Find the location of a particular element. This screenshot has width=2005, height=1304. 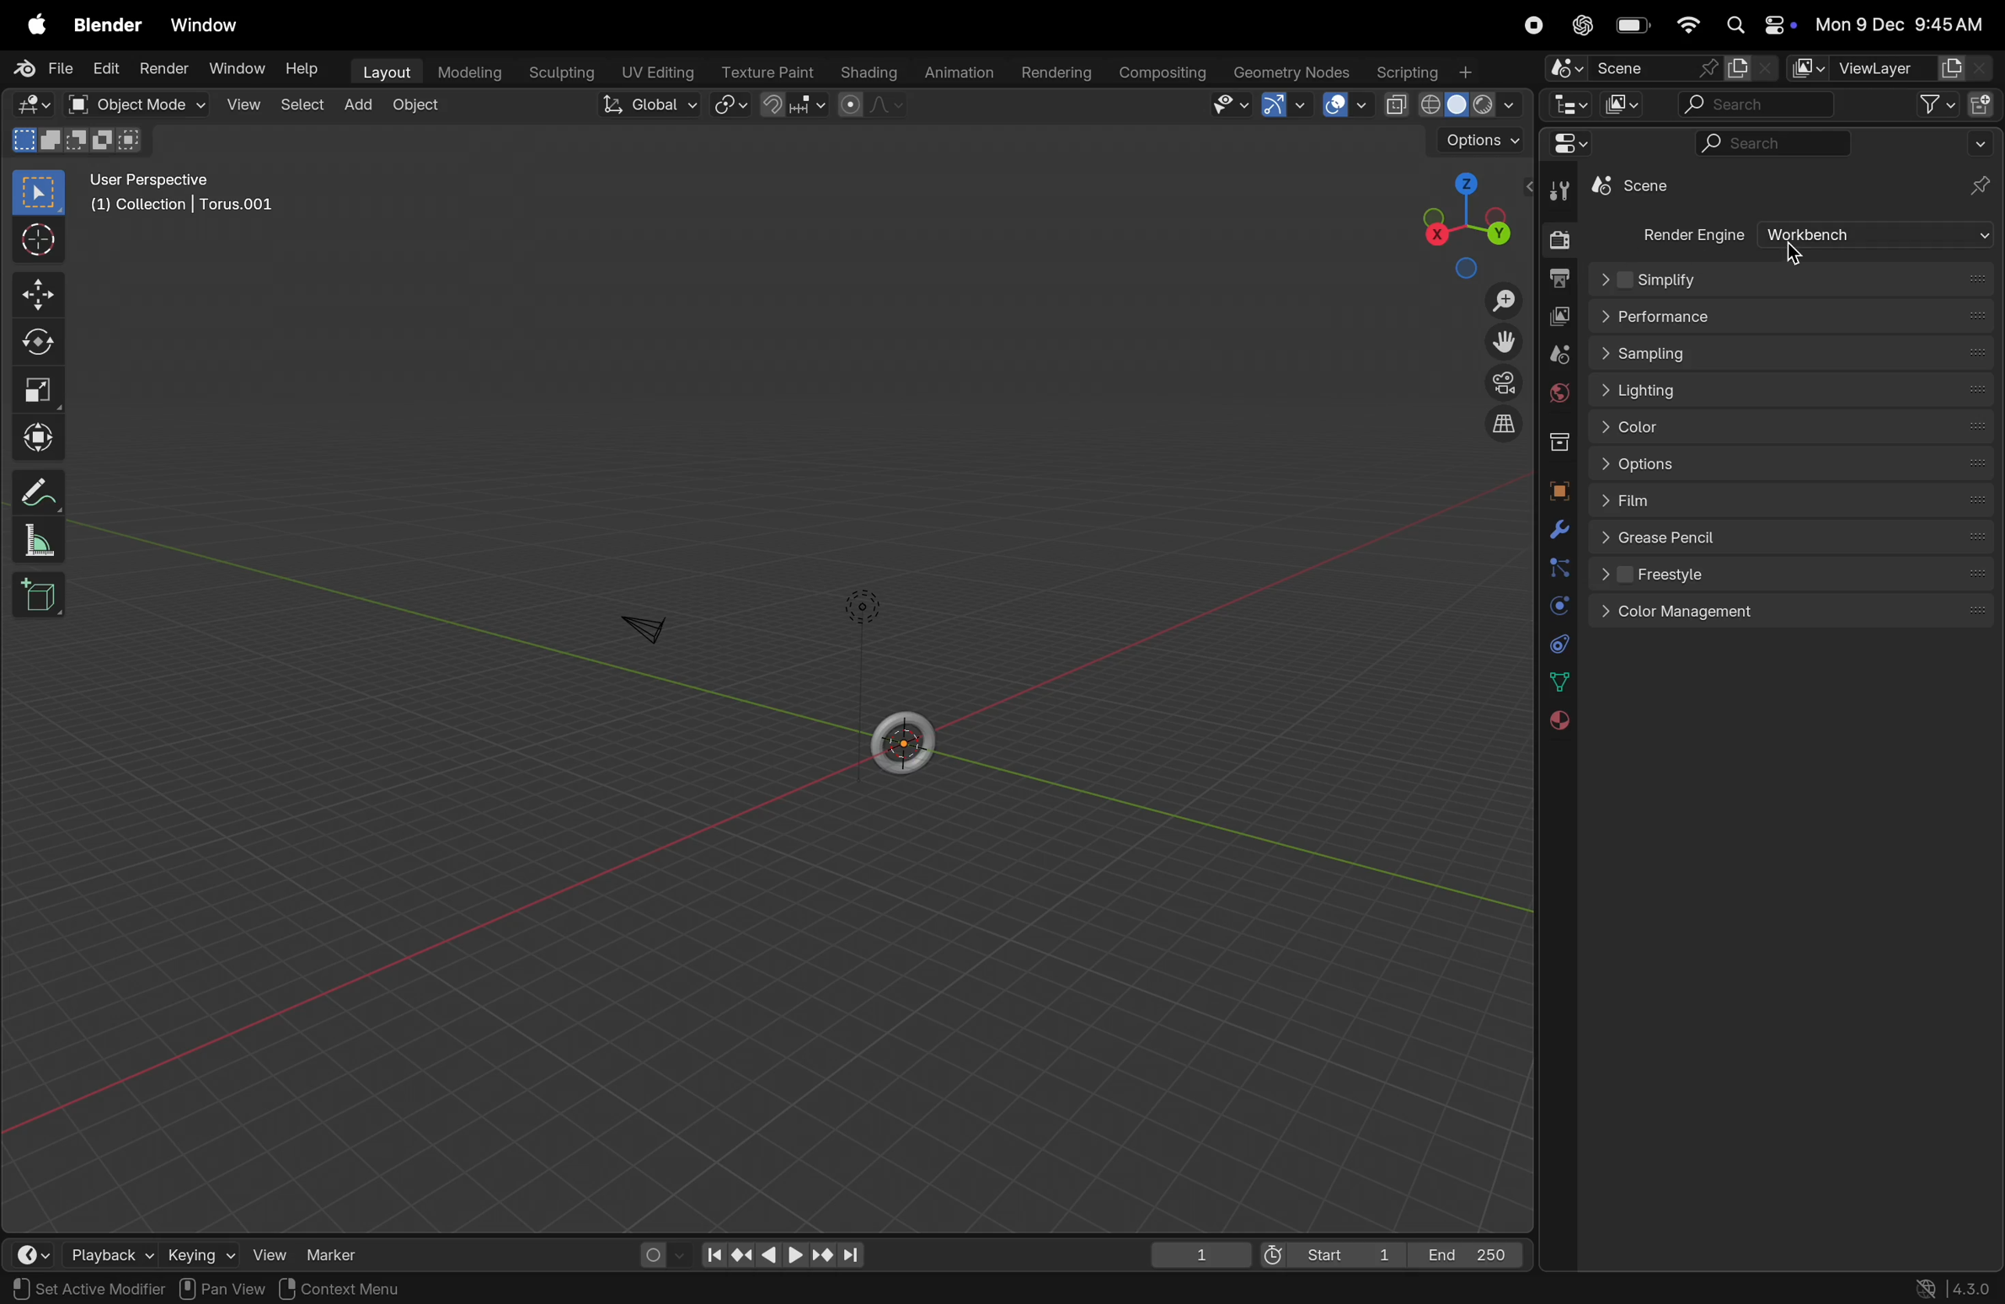

edit is located at coordinates (108, 70).